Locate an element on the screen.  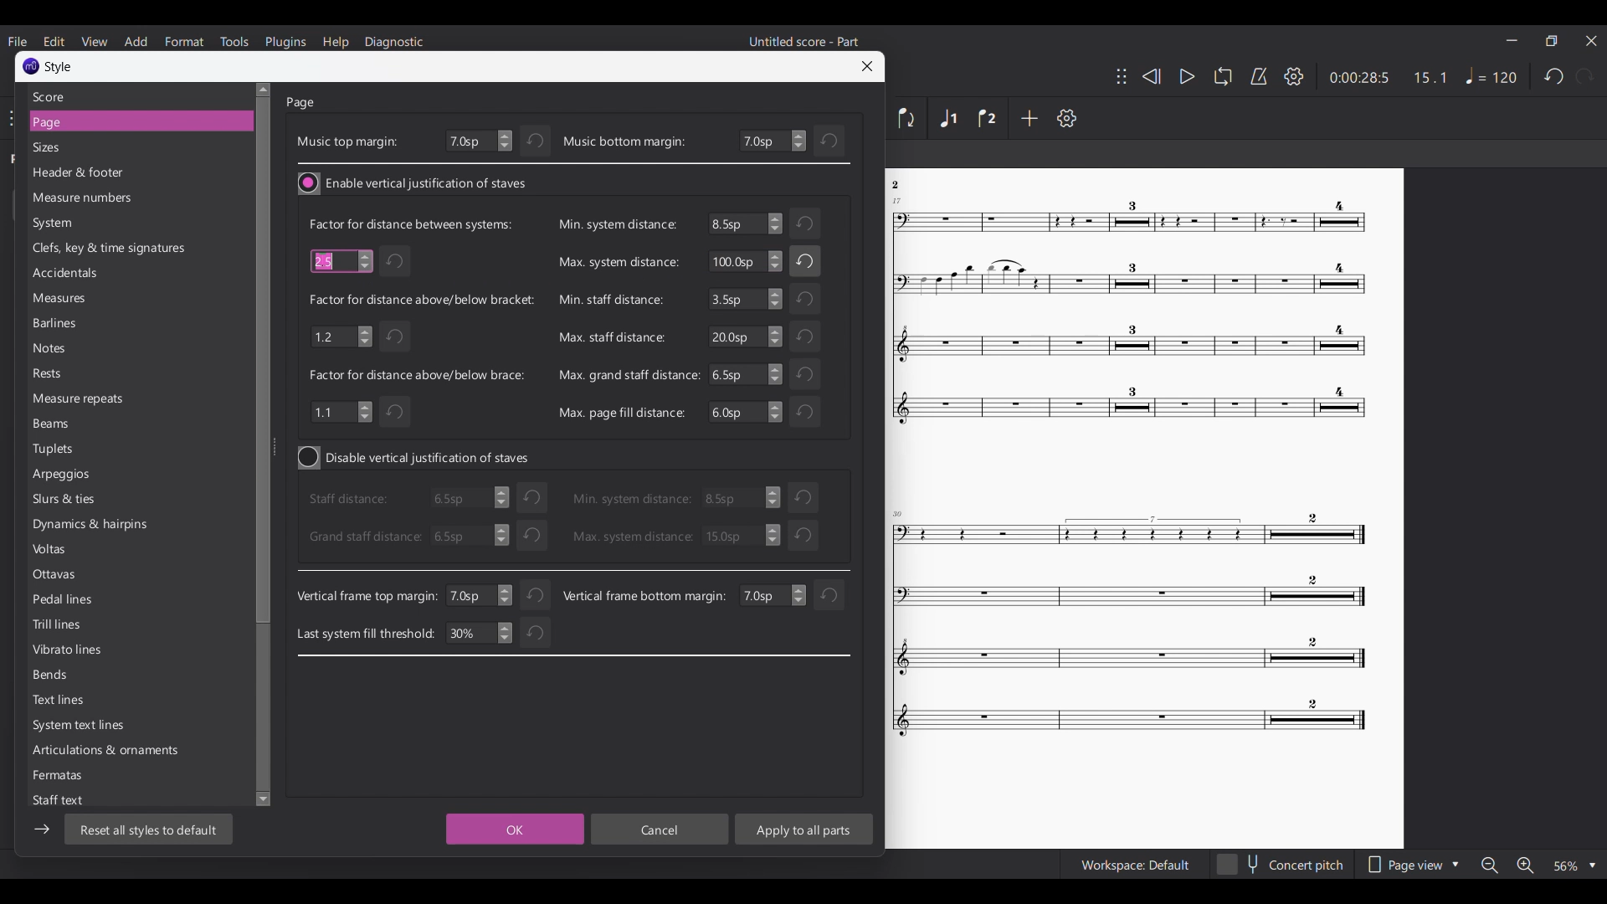
6.5sp is located at coordinates (743, 413).